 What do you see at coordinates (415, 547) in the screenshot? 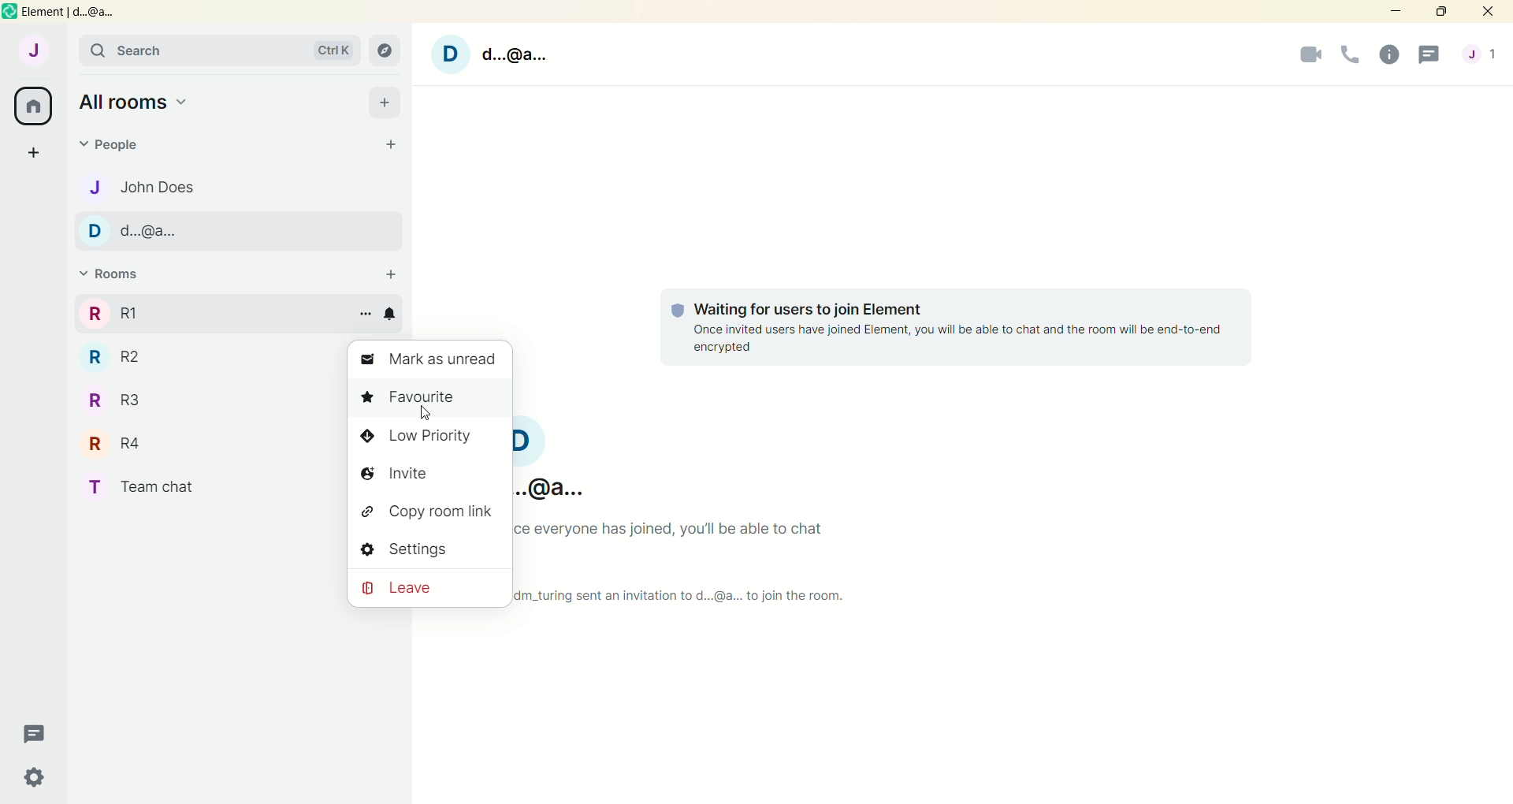
I see `Settings` at bounding box center [415, 547].